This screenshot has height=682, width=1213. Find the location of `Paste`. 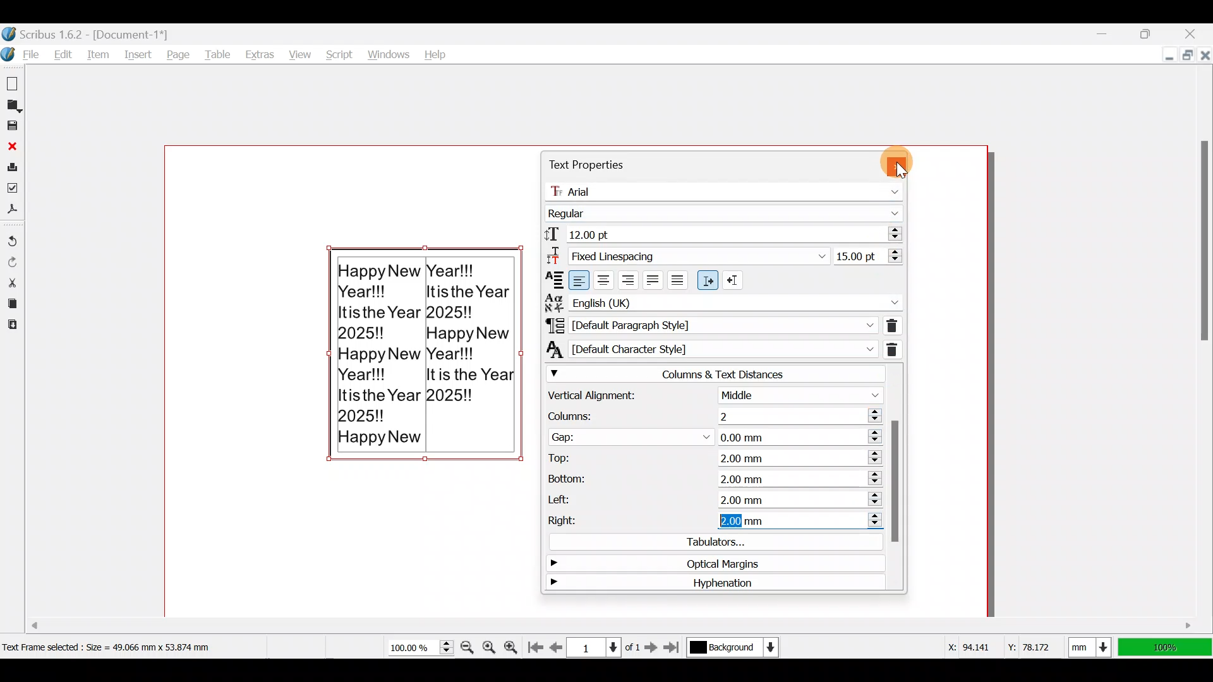

Paste is located at coordinates (11, 326).